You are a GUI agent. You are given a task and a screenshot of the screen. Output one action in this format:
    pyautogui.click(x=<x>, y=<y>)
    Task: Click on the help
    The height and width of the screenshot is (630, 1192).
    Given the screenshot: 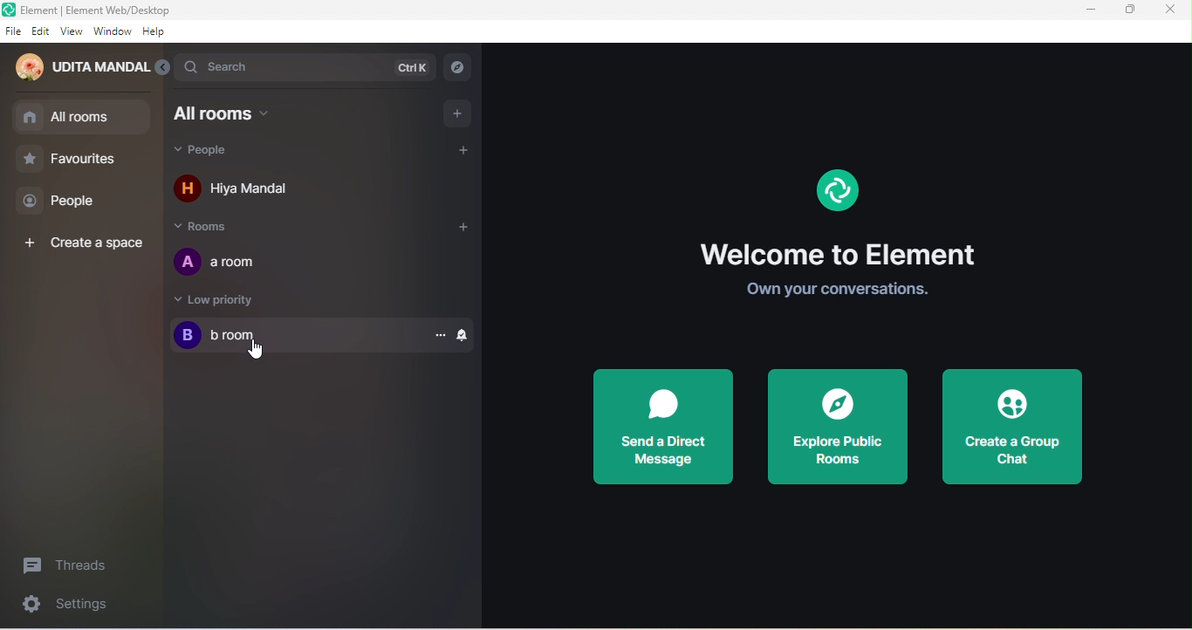 What is the action you would take?
    pyautogui.click(x=157, y=33)
    